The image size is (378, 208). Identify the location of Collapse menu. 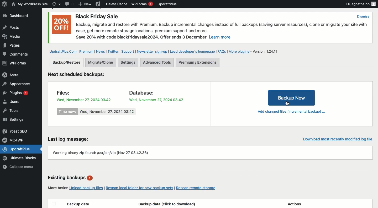
(22, 167).